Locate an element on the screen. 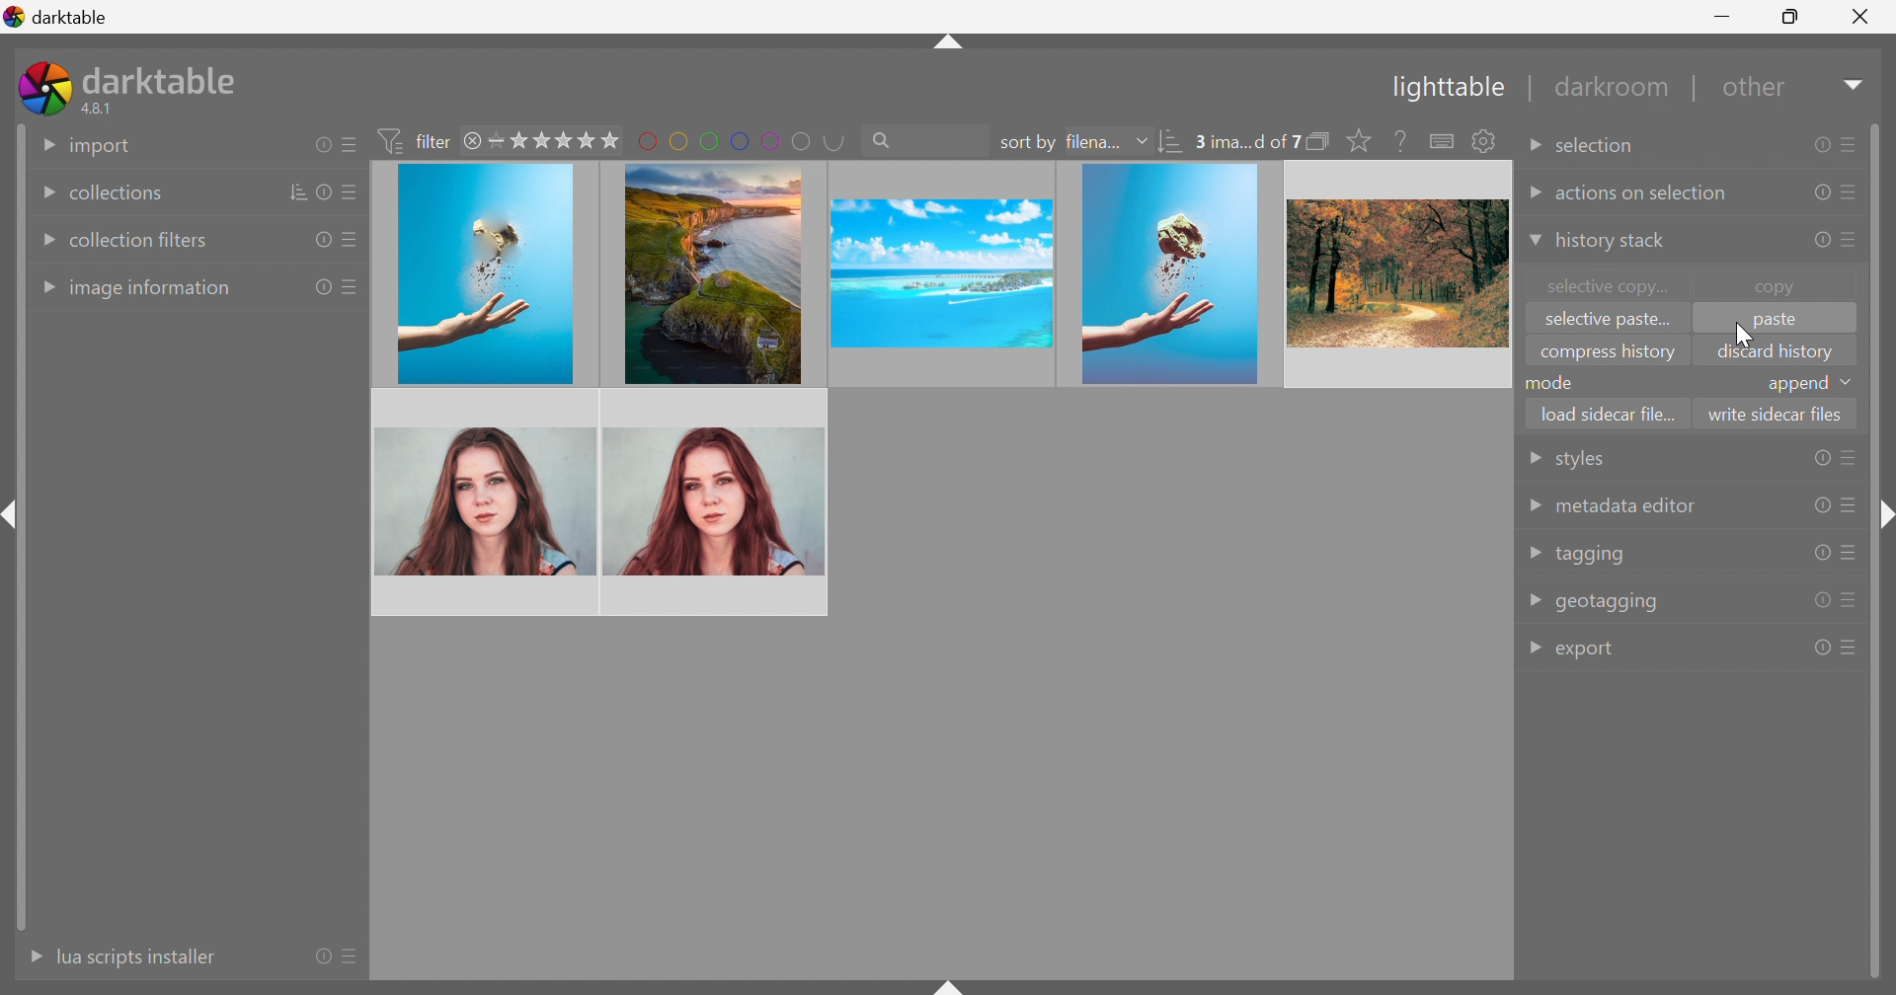 This screenshot has height=995, width=1896. reset is located at coordinates (323, 956).